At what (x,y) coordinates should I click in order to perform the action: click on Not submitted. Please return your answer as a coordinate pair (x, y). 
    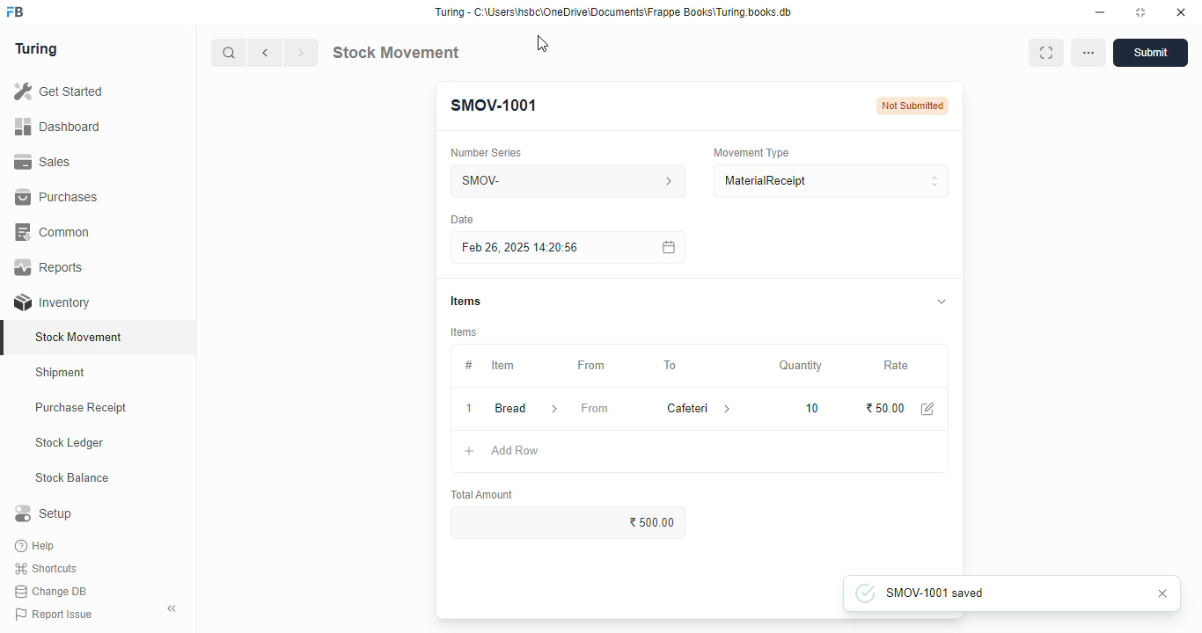
    Looking at the image, I should click on (912, 105).